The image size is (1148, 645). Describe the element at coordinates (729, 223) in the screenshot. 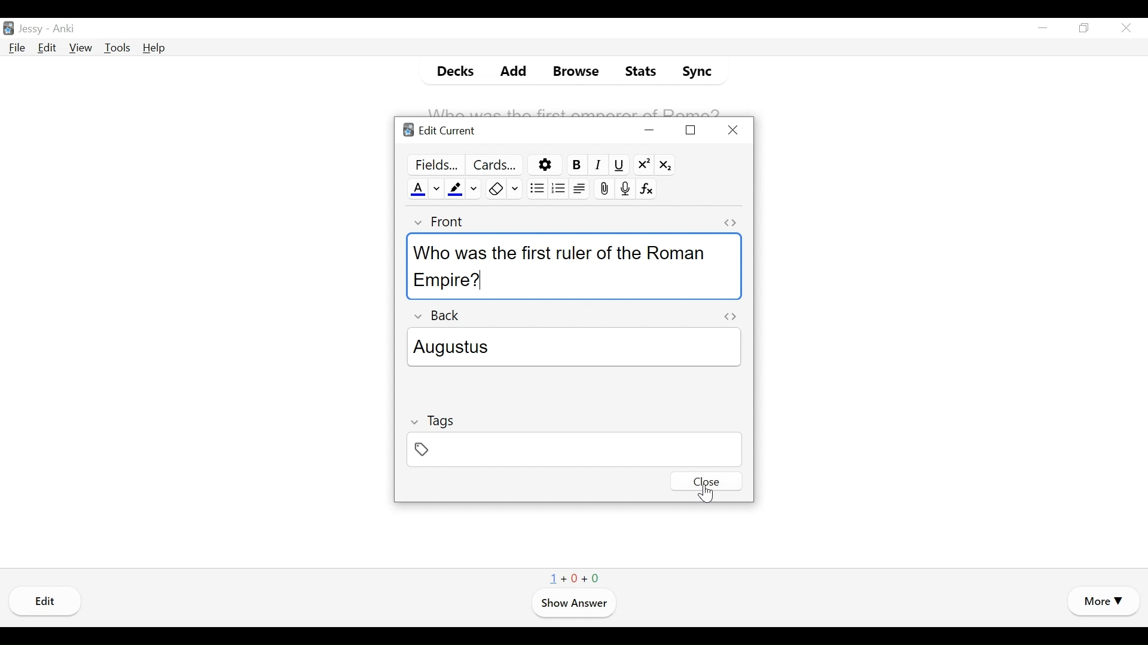

I see `Toggle HTML Editor` at that location.